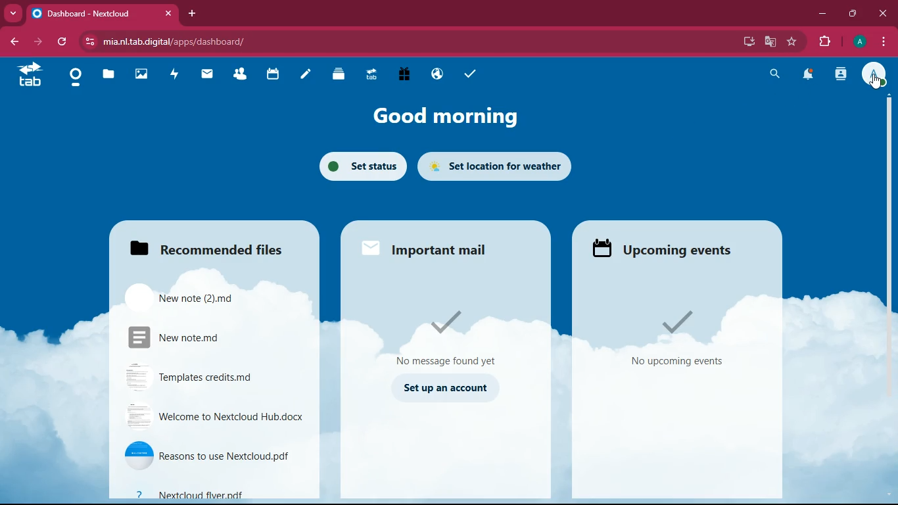  I want to click on file, so click(213, 418).